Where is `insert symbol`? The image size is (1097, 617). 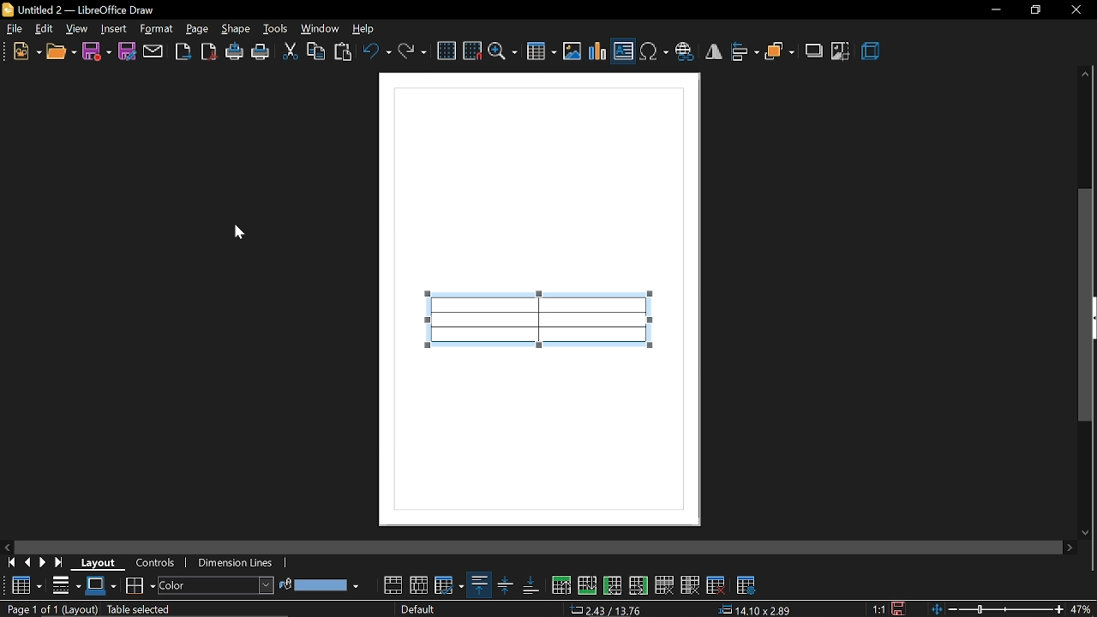
insert symbol is located at coordinates (654, 52).